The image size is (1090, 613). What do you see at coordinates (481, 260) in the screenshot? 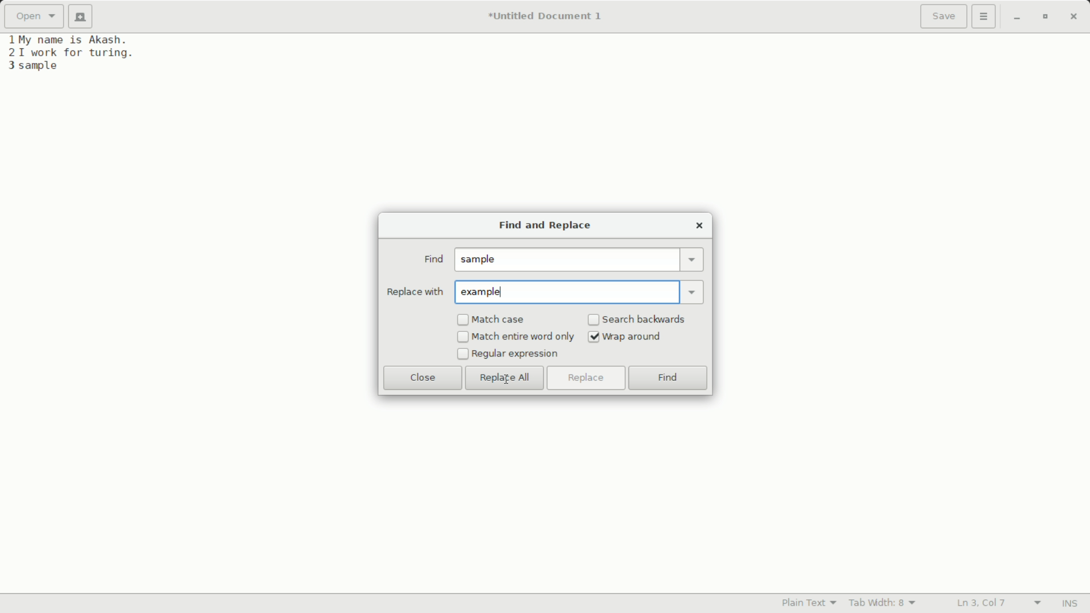
I see `sample` at bounding box center [481, 260].